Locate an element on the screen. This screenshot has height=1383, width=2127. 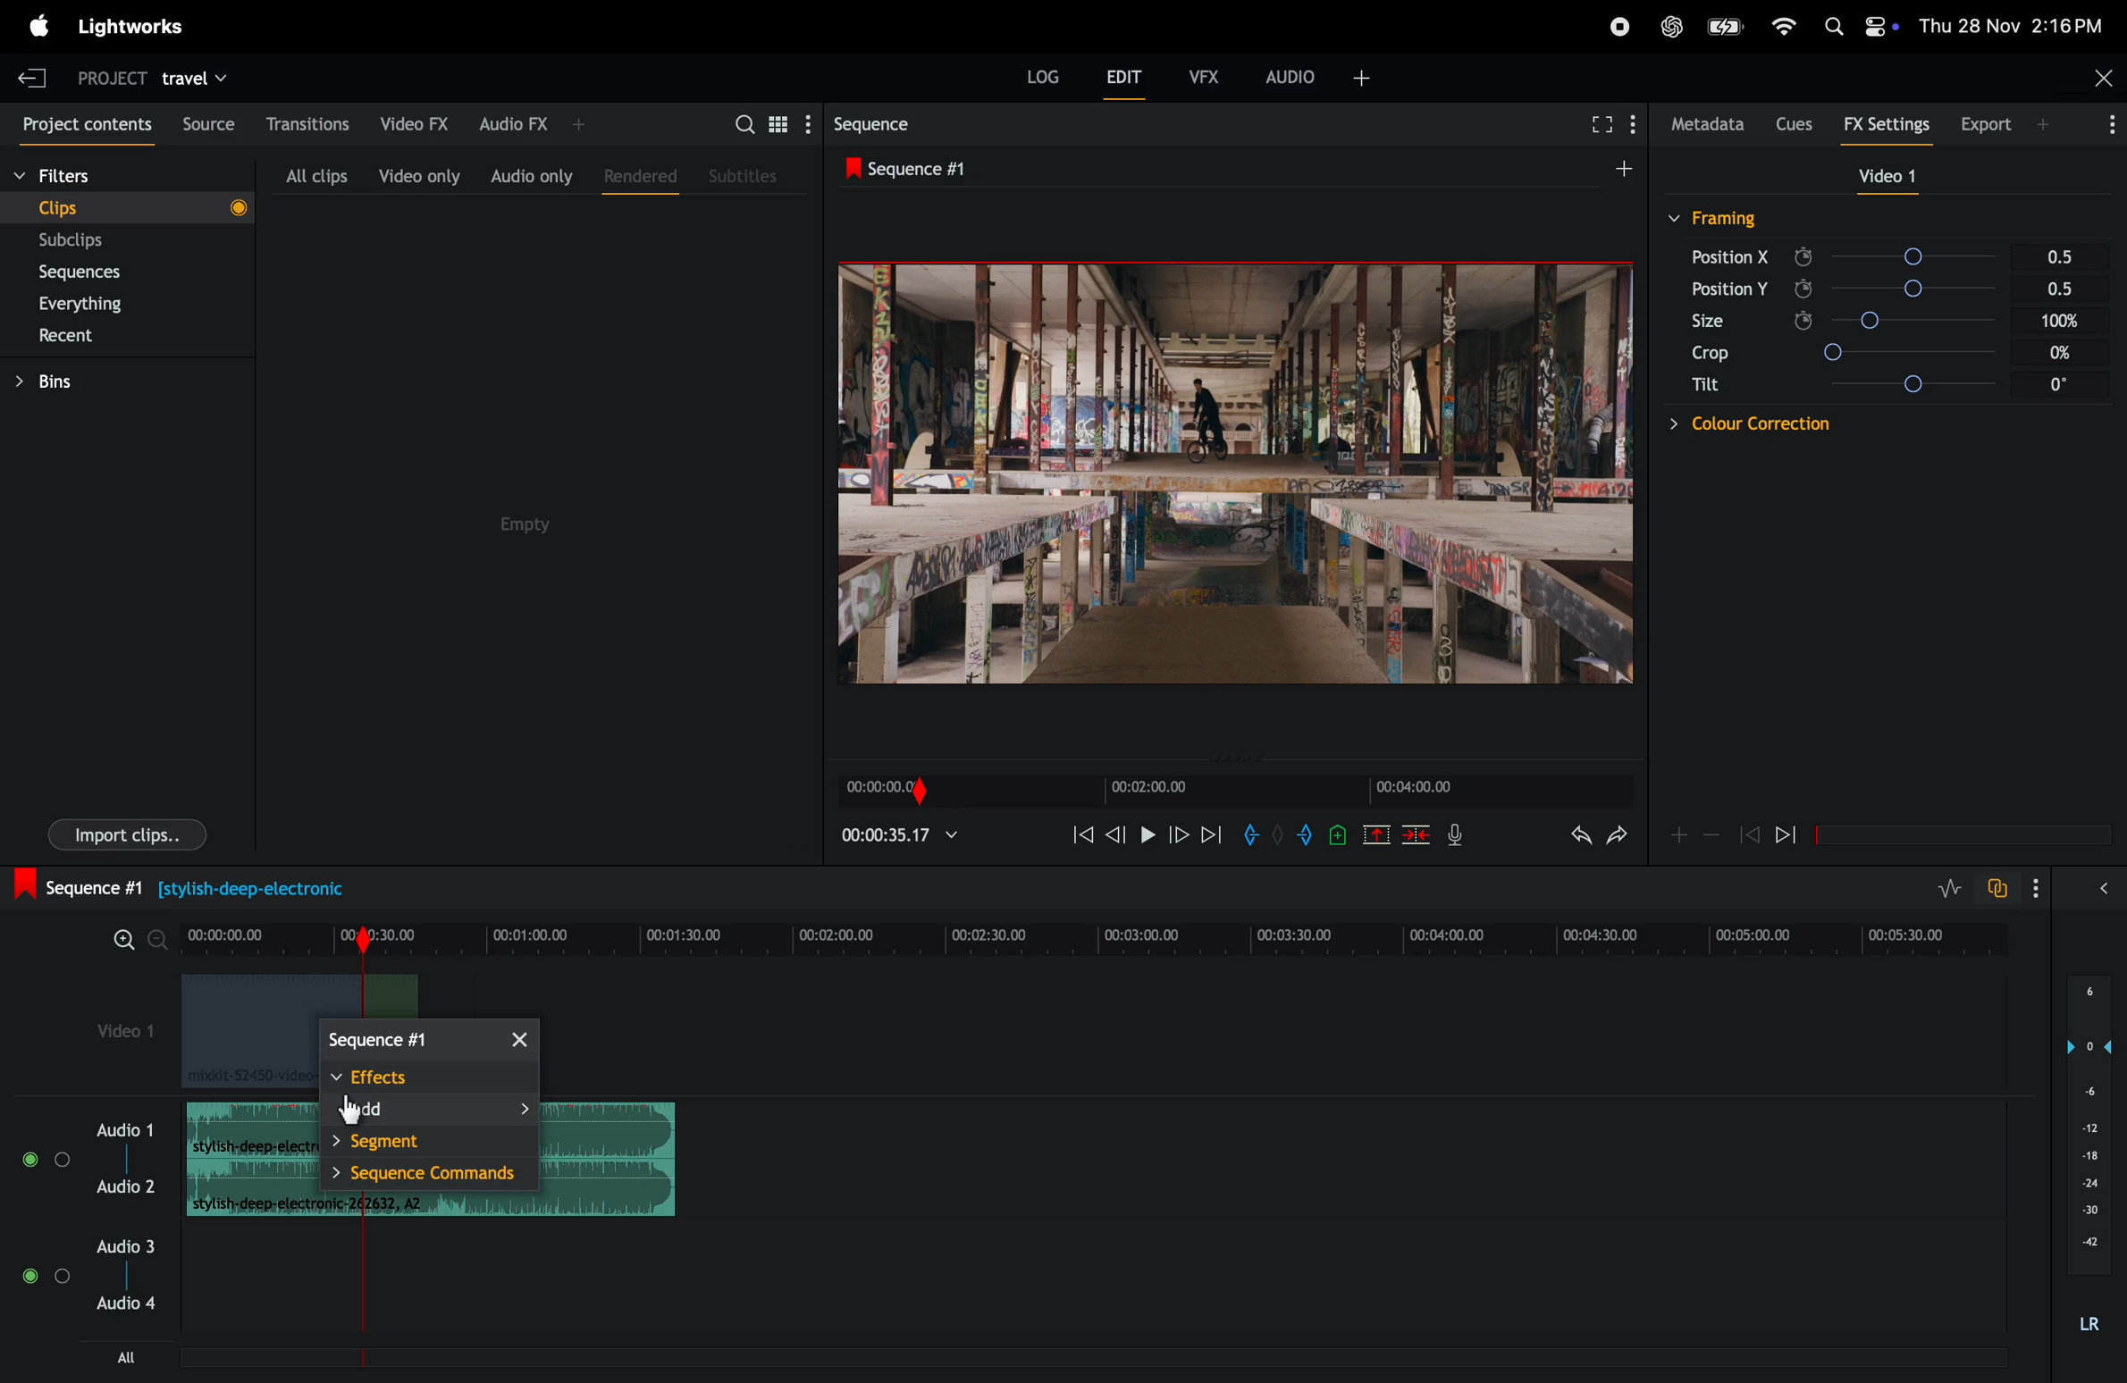
zoom in zoom out is located at coordinates (128, 945).